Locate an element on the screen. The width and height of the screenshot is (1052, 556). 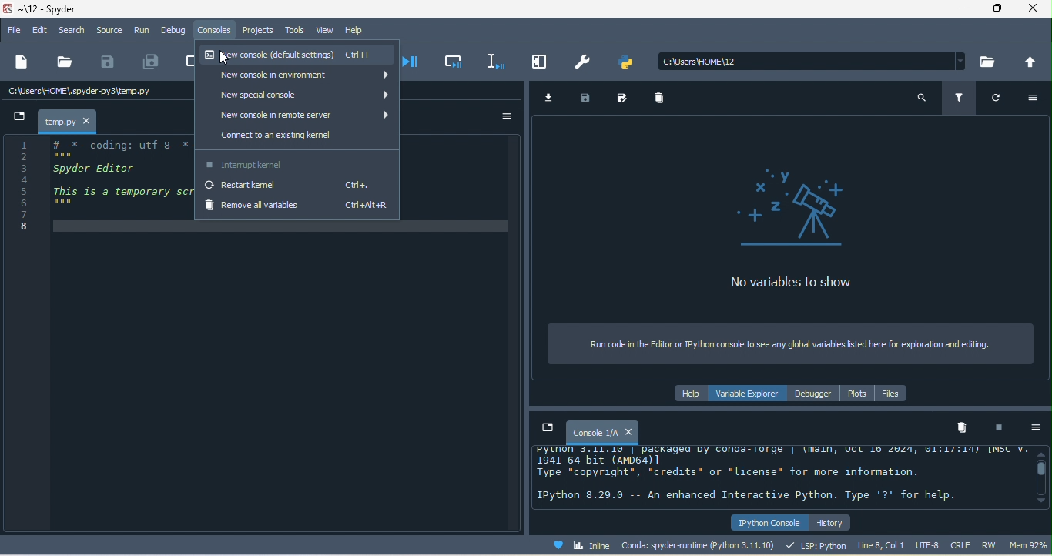
rw is located at coordinates (987, 544).